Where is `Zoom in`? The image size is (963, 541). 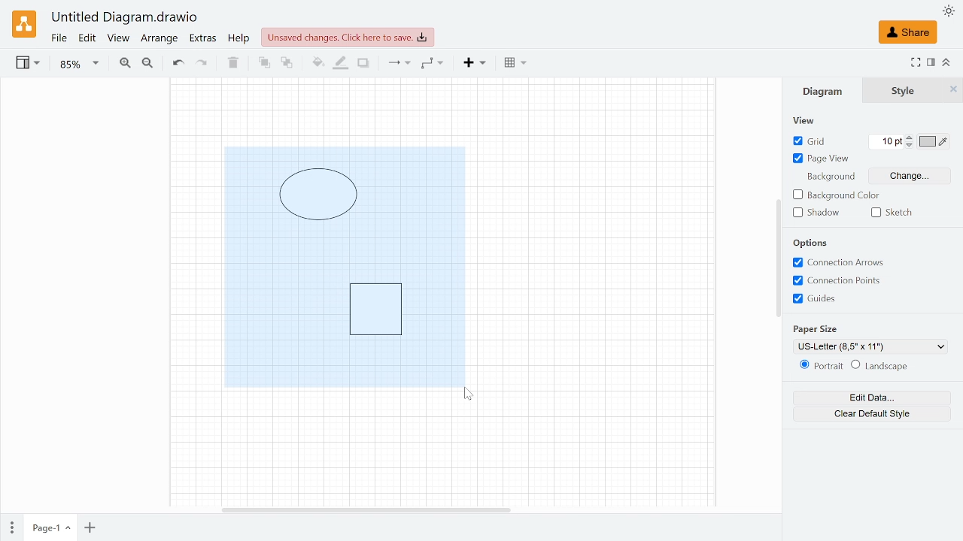 Zoom in is located at coordinates (125, 63).